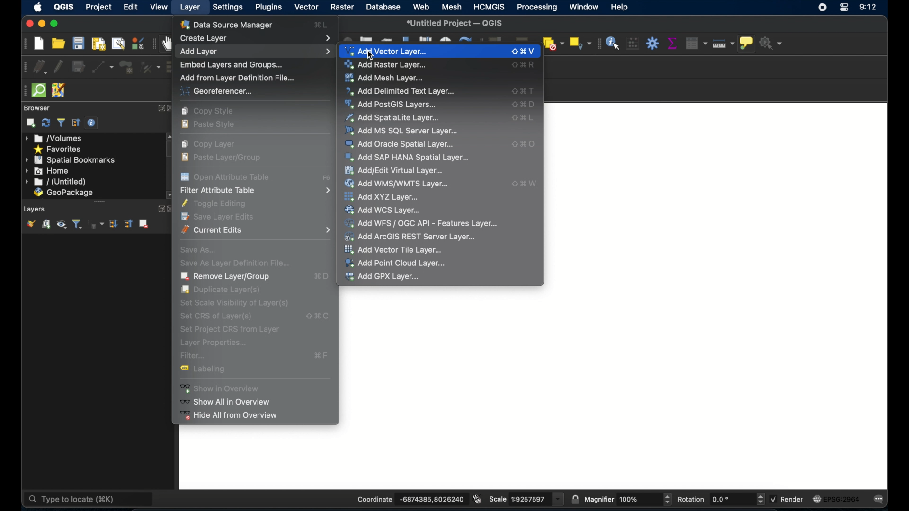 The width and height of the screenshot is (909, 511). I want to click on messages, so click(881, 500).